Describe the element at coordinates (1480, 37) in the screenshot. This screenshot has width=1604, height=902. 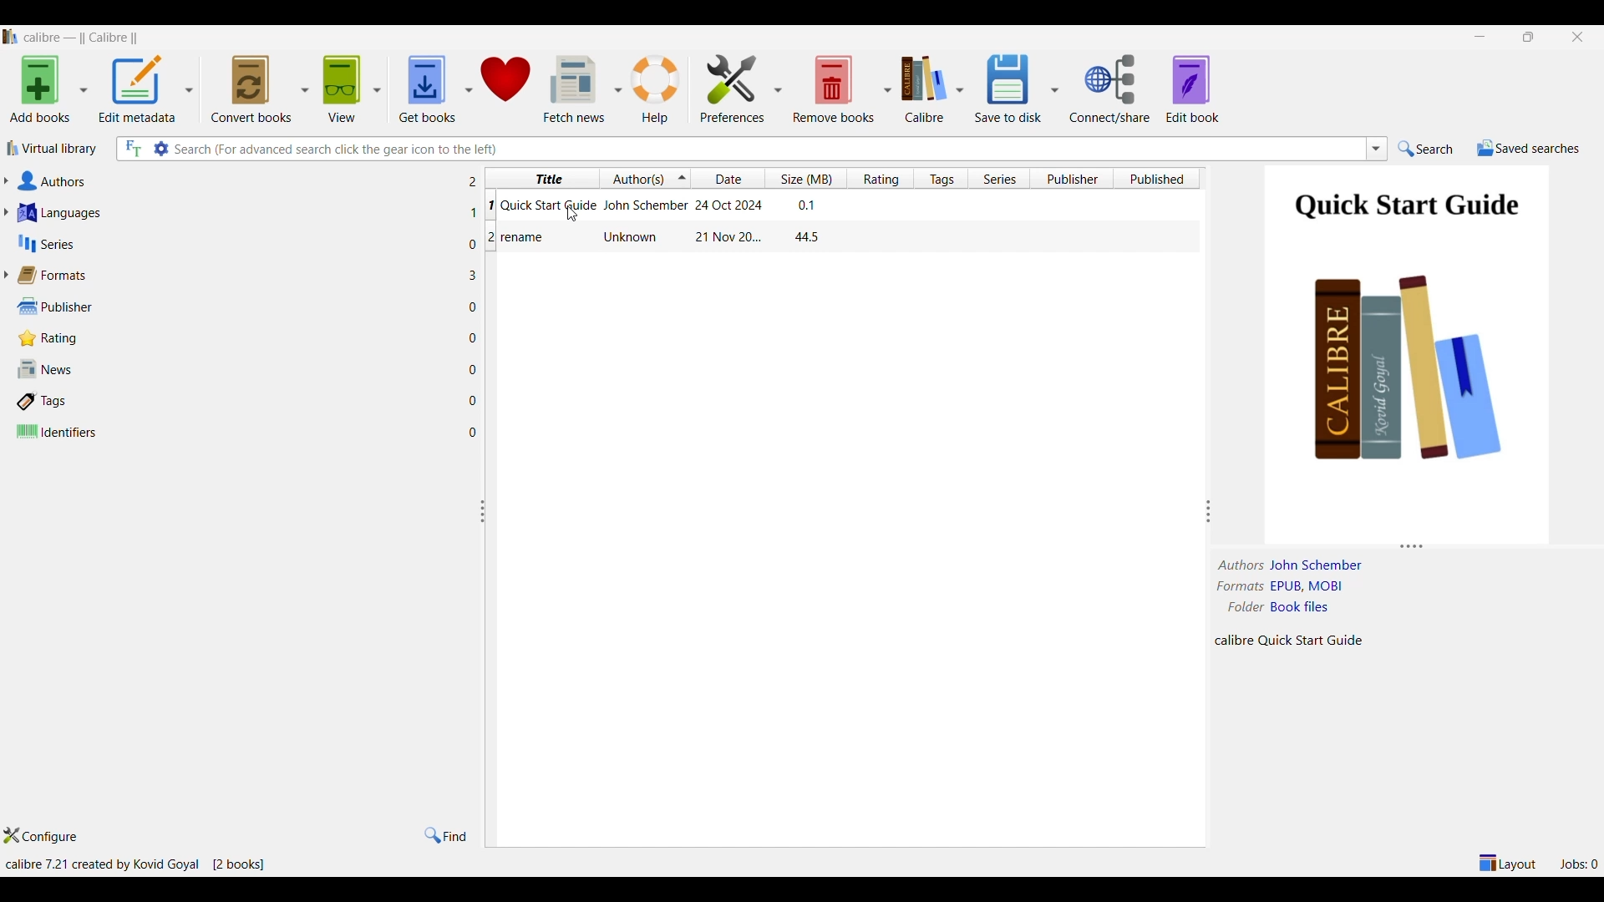
I see `Minimize` at that location.